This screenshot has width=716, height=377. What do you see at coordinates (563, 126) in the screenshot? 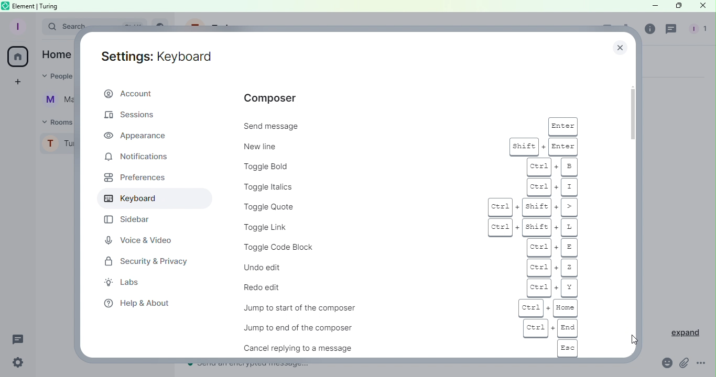
I see `enter` at bounding box center [563, 126].